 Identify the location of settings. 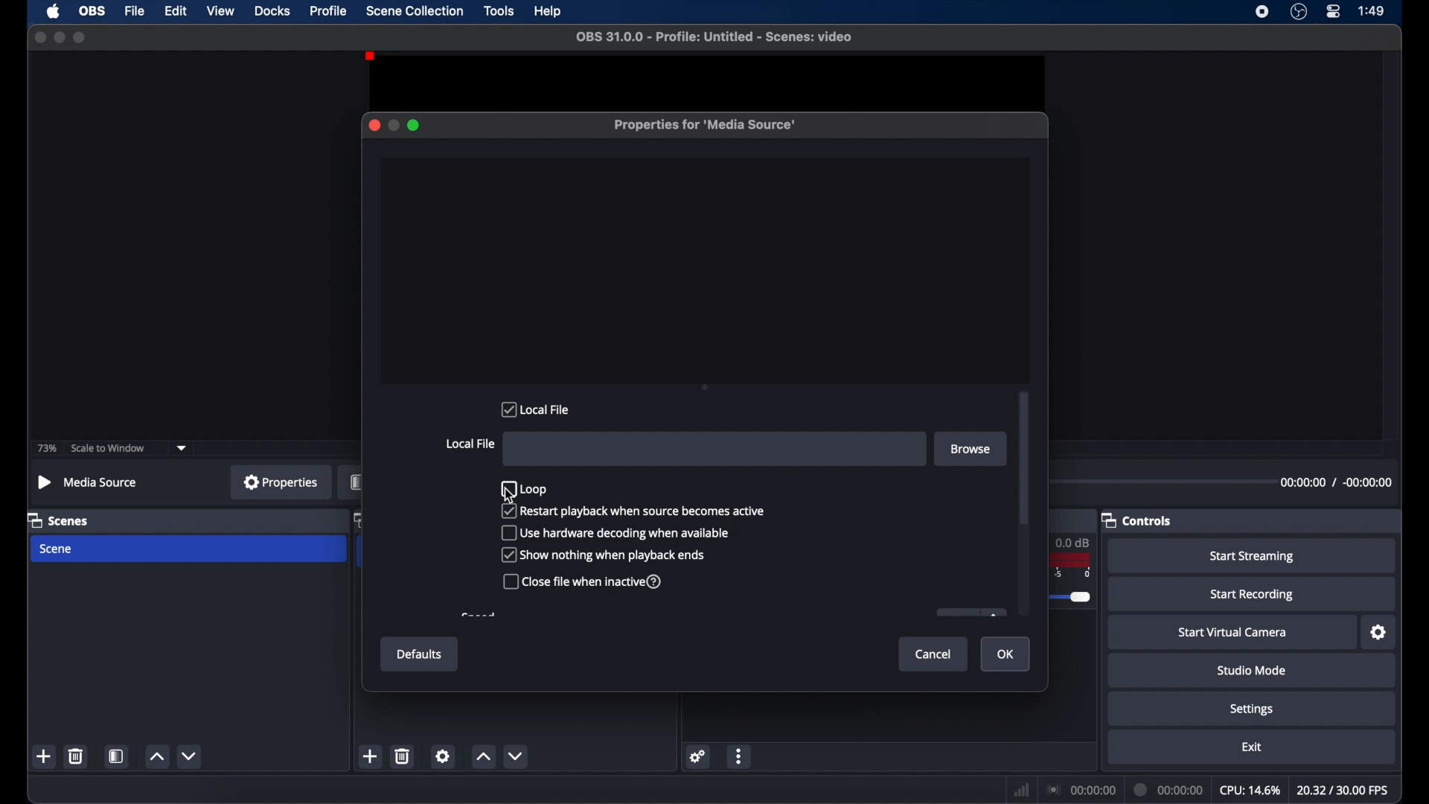
(1379, 632).